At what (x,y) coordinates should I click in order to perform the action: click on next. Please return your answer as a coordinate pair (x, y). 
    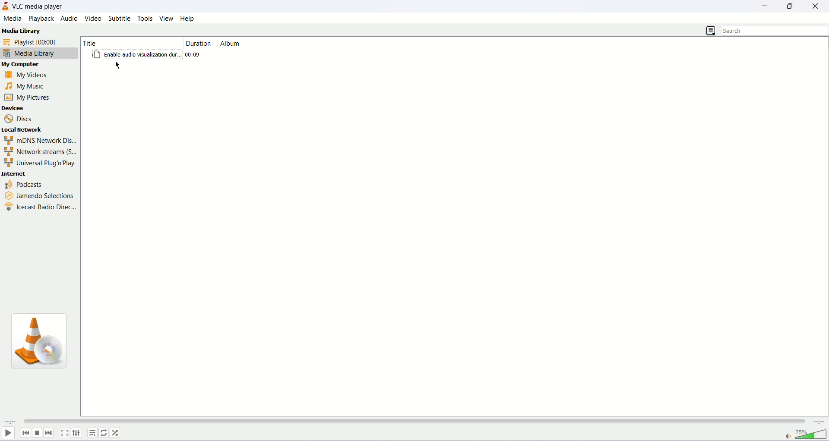
    Looking at the image, I should click on (49, 433).